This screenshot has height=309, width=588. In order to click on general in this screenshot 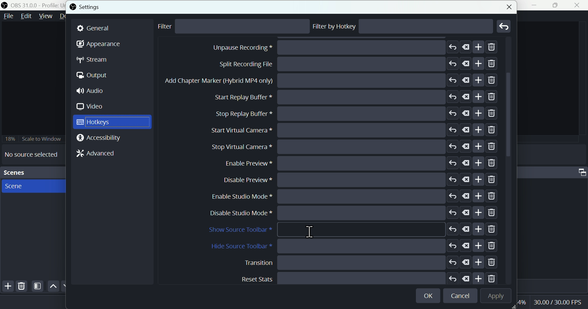, I will do `click(112, 28)`.